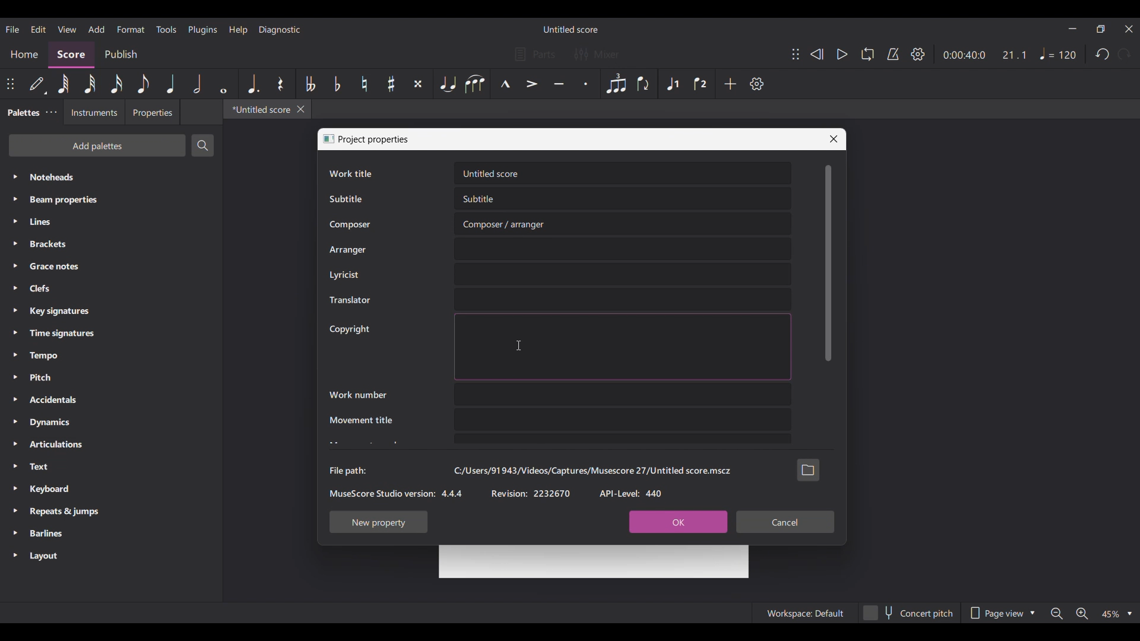  I want to click on Toggle flat, so click(337, 84).